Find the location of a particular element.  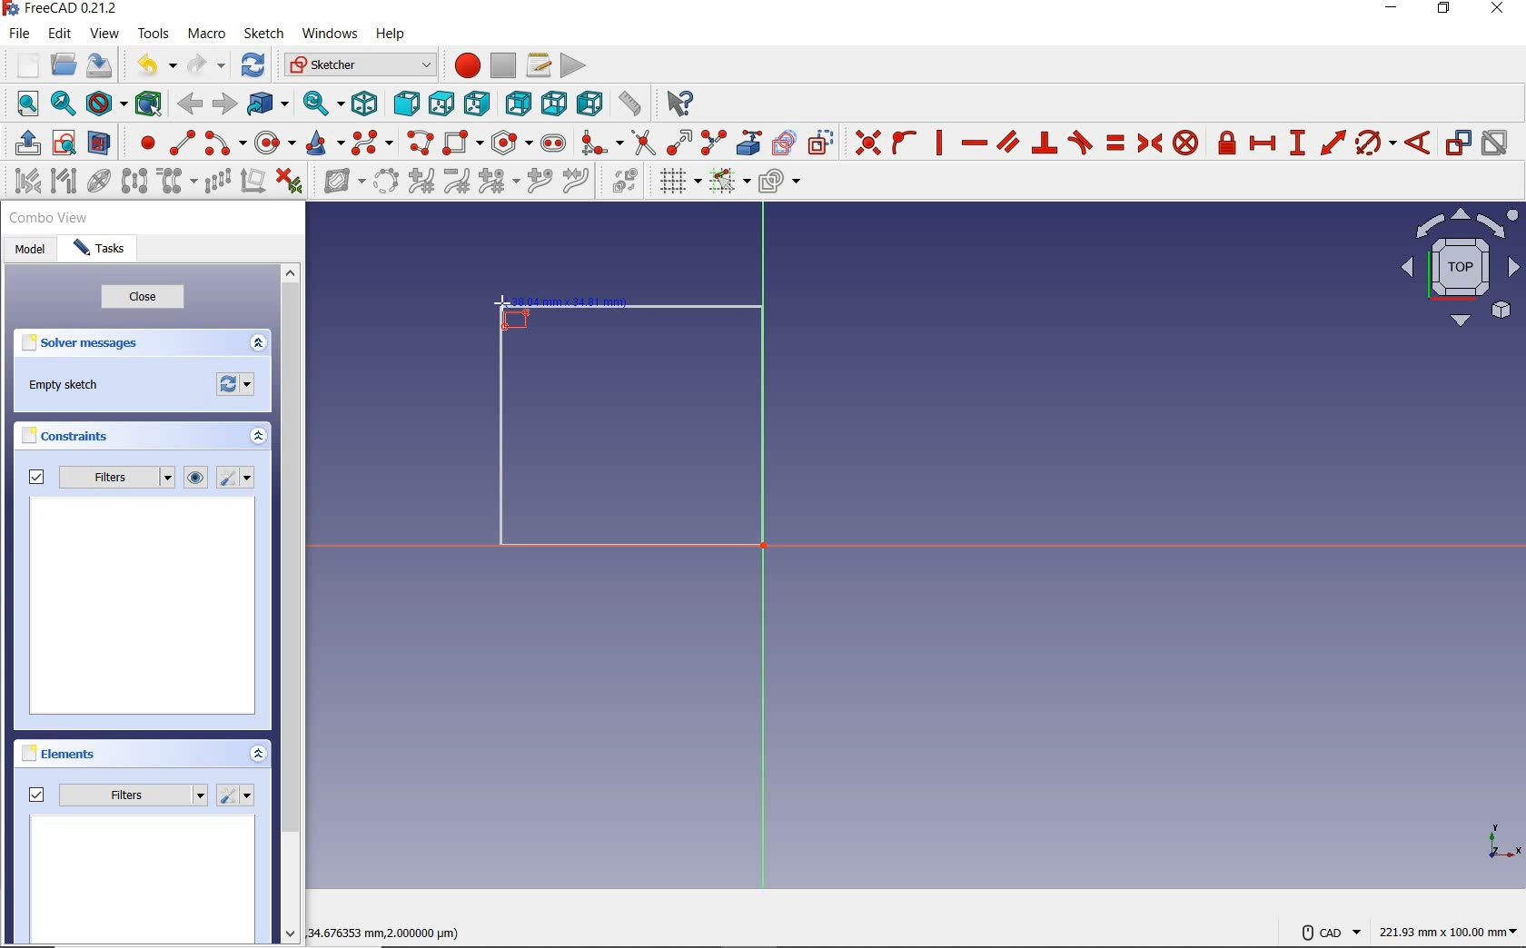

model is located at coordinates (33, 252).